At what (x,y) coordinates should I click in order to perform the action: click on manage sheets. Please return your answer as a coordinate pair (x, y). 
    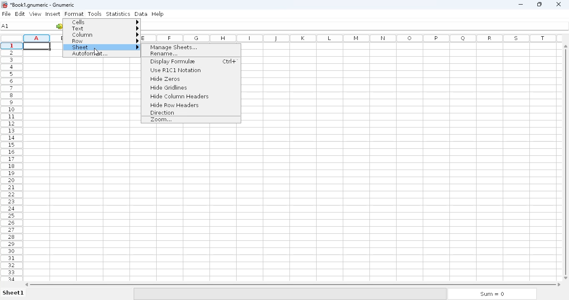
    Looking at the image, I should click on (173, 47).